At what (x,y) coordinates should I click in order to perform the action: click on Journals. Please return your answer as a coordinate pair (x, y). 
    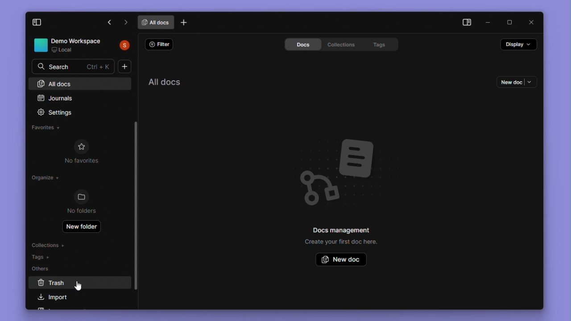
    Looking at the image, I should click on (57, 98).